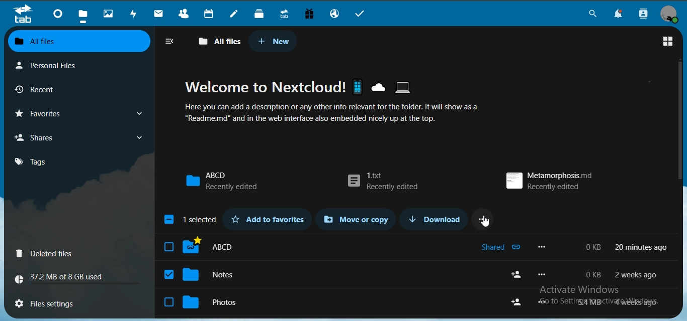 Image resolution: width=687 pixels, height=321 pixels. What do you see at coordinates (79, 136) in the screenshot?
I see `shares` at bounding box center [79, 136].